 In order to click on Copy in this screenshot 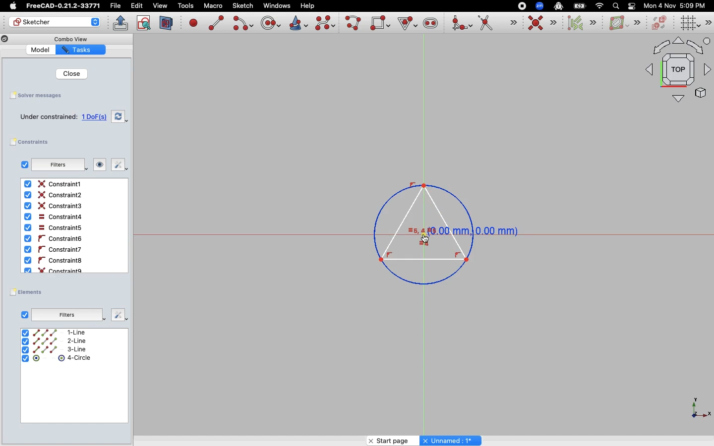, I will do `click(5, 40)`.